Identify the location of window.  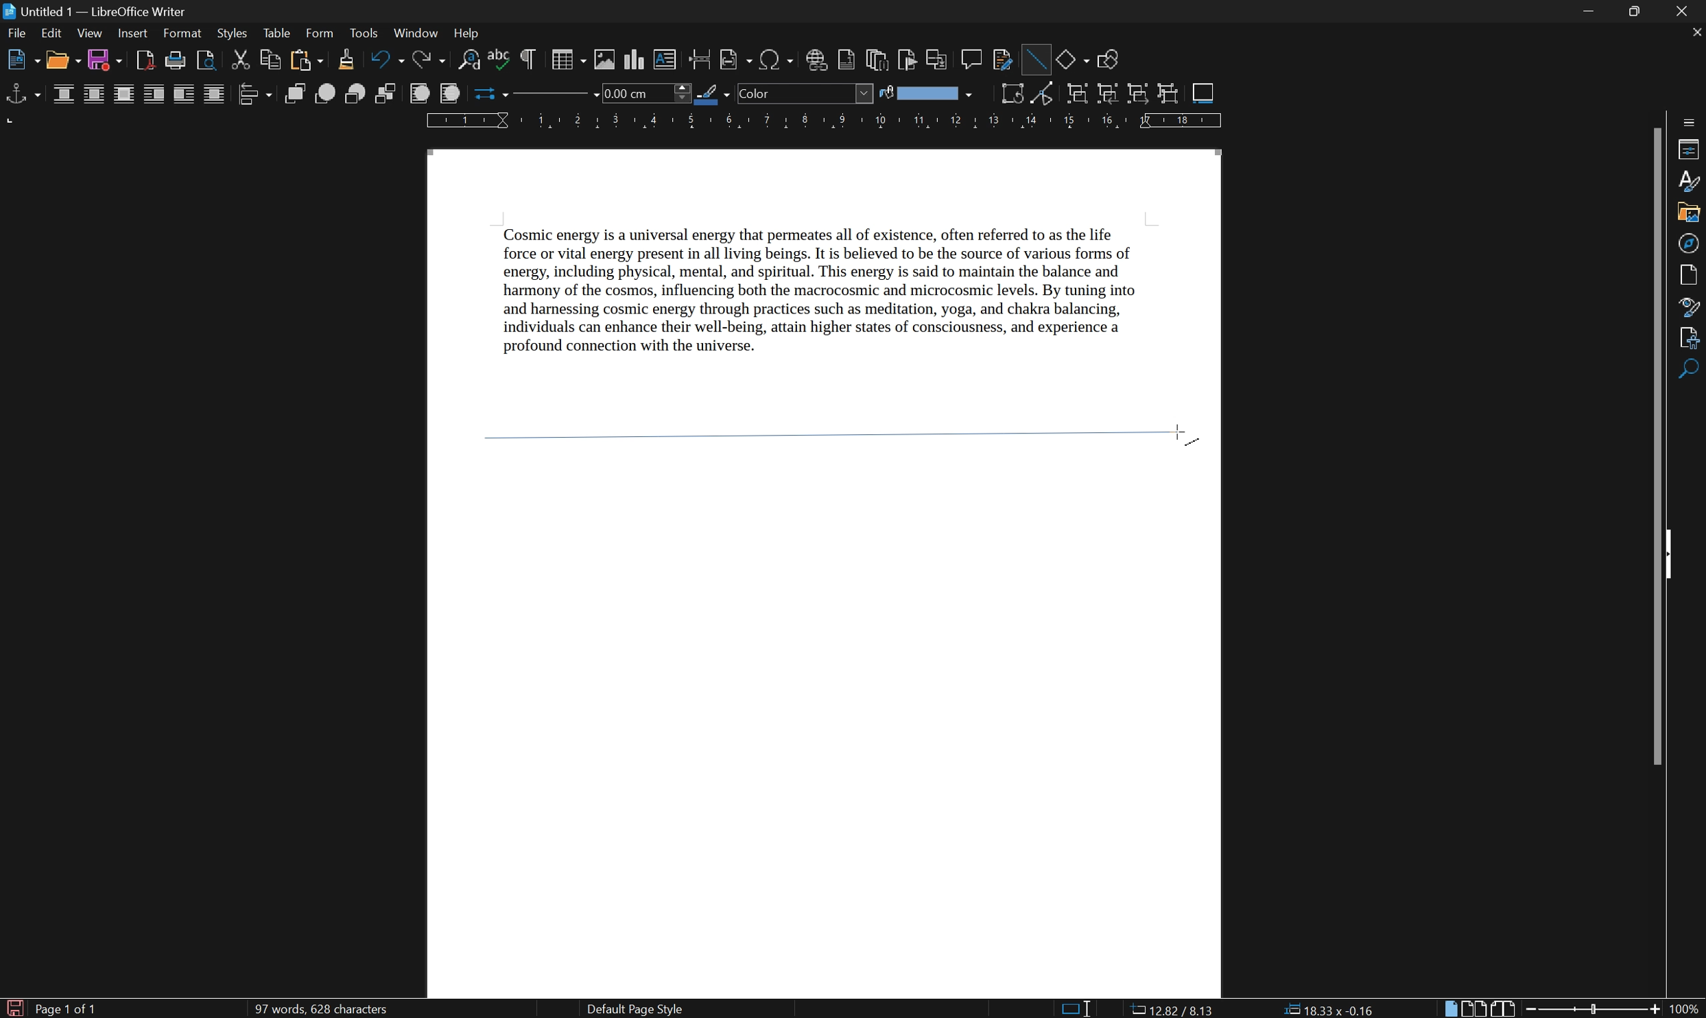
(415, 32).